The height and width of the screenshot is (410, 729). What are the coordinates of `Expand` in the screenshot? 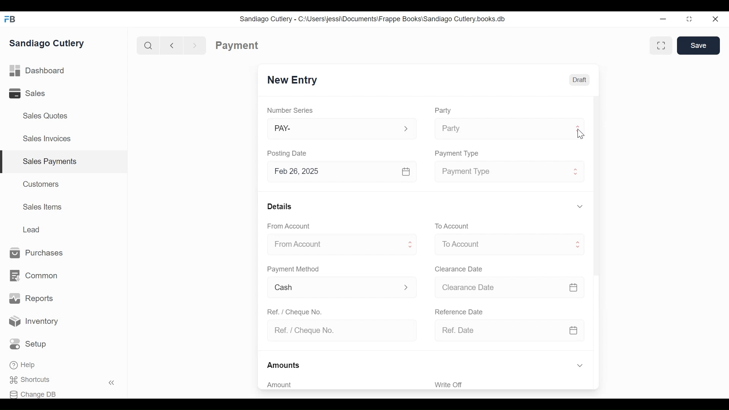 It's located at (406, 129).